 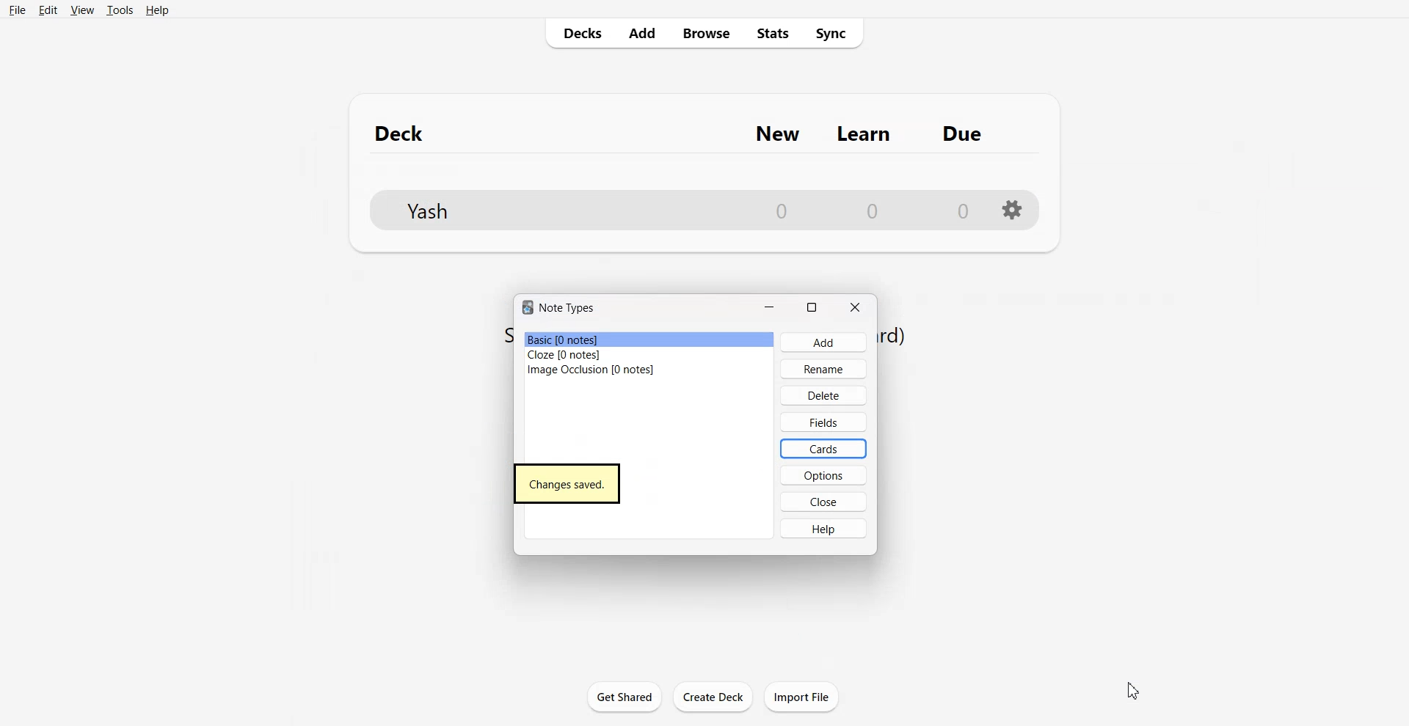 I want to click on Changes saved., so click(x=568, y=483).